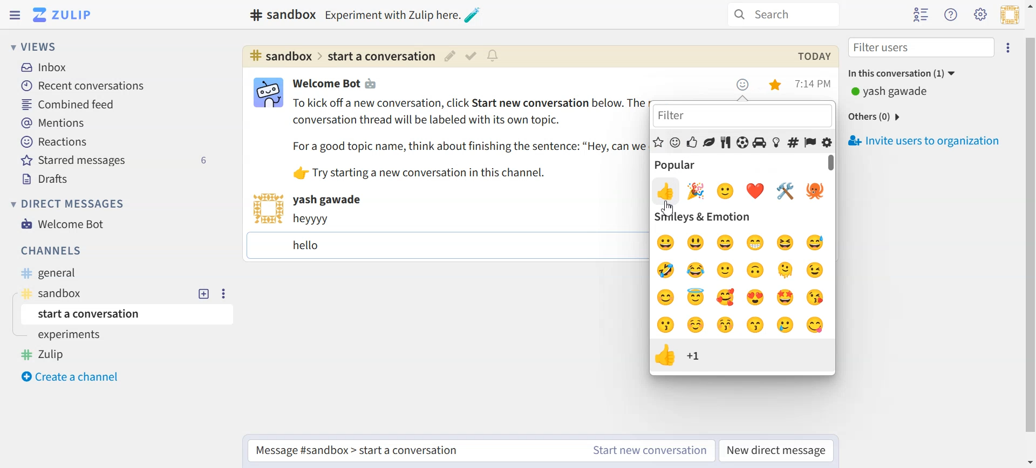 This screenshot has height=468, width=1036. Describe the element at coordinates (787, 244) in the screenshot. I see `laughing` at that location.